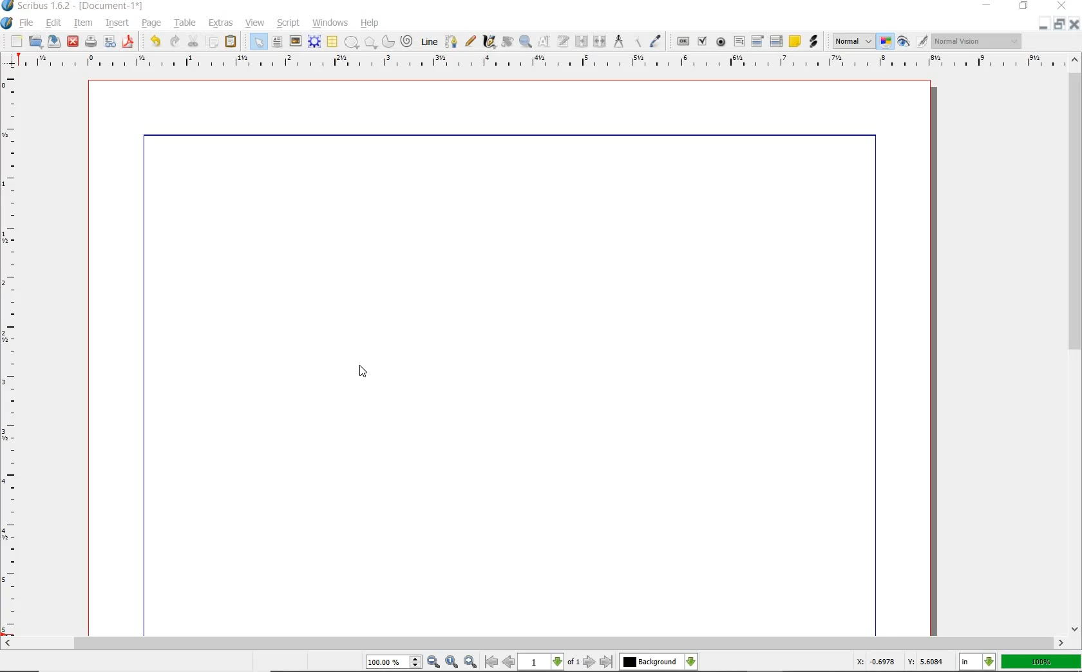 The width and height of the screenshot is (1082, 672). I want to click on PDF PUSH BUTTON, so click(682, 42).